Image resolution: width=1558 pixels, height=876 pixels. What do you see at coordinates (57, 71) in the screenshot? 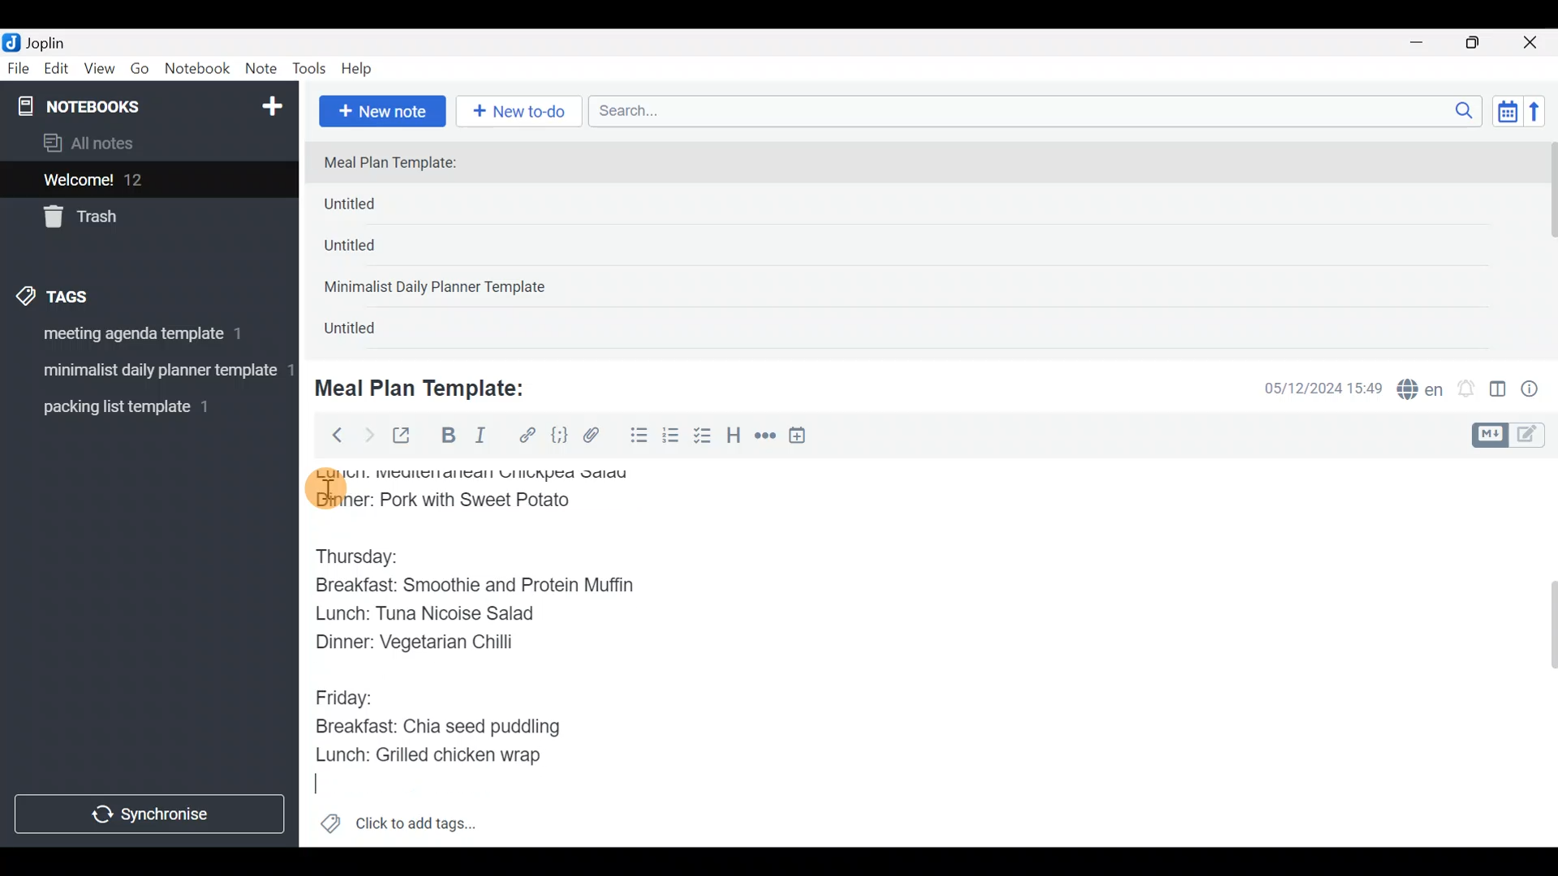
I see `Edit` at bounding box center [57, 71].